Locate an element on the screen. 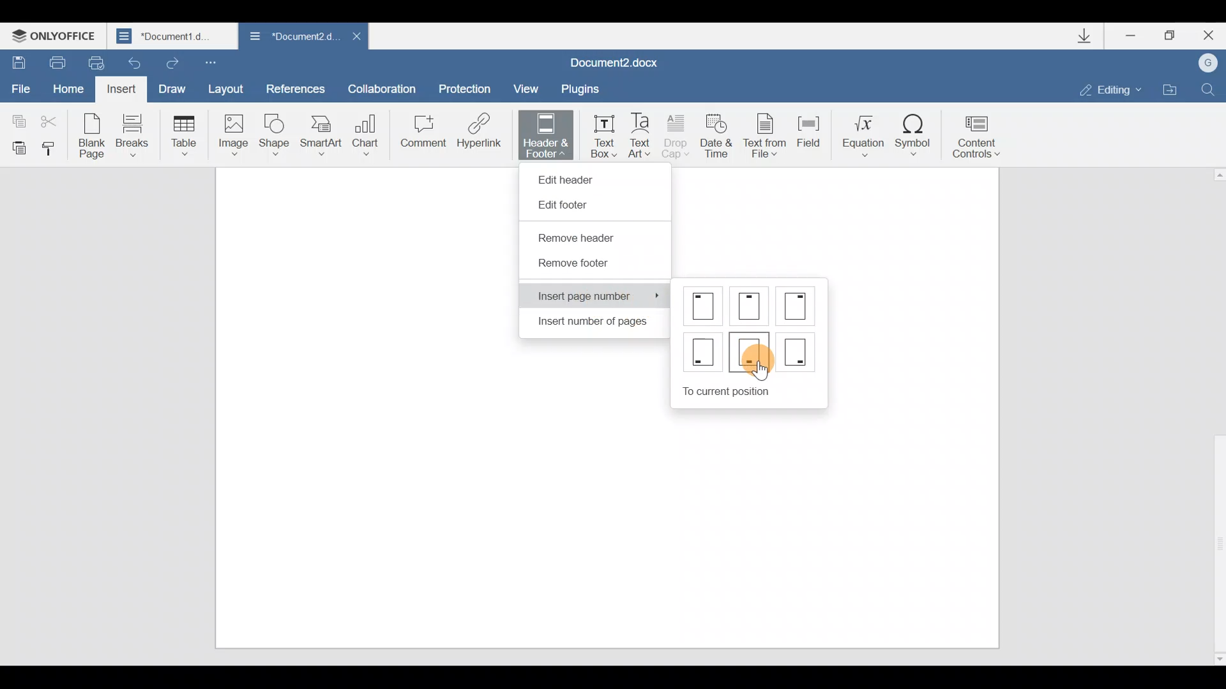 The height and width of the screenshot is (689, 1226). Hyperlink is located at coordinates (480, 135).